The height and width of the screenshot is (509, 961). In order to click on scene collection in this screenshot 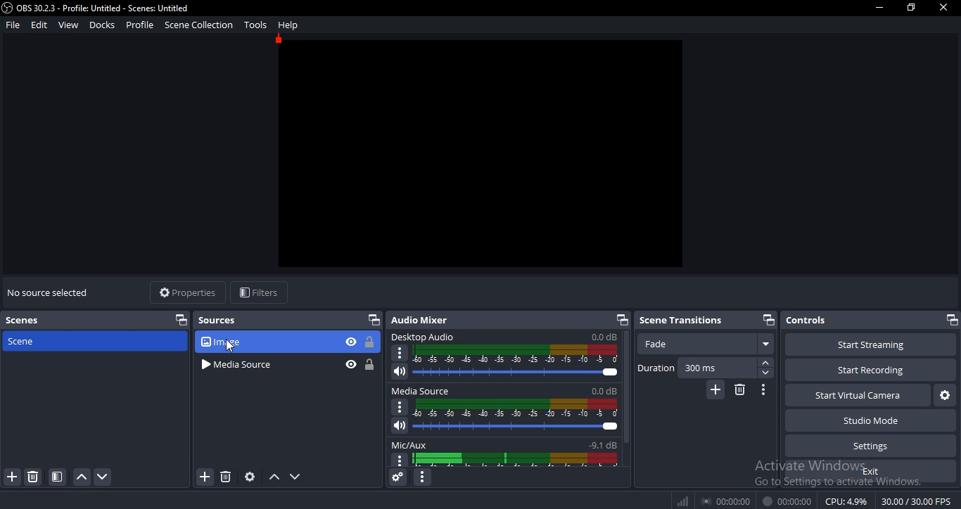, I will do `click(198, 25)`.